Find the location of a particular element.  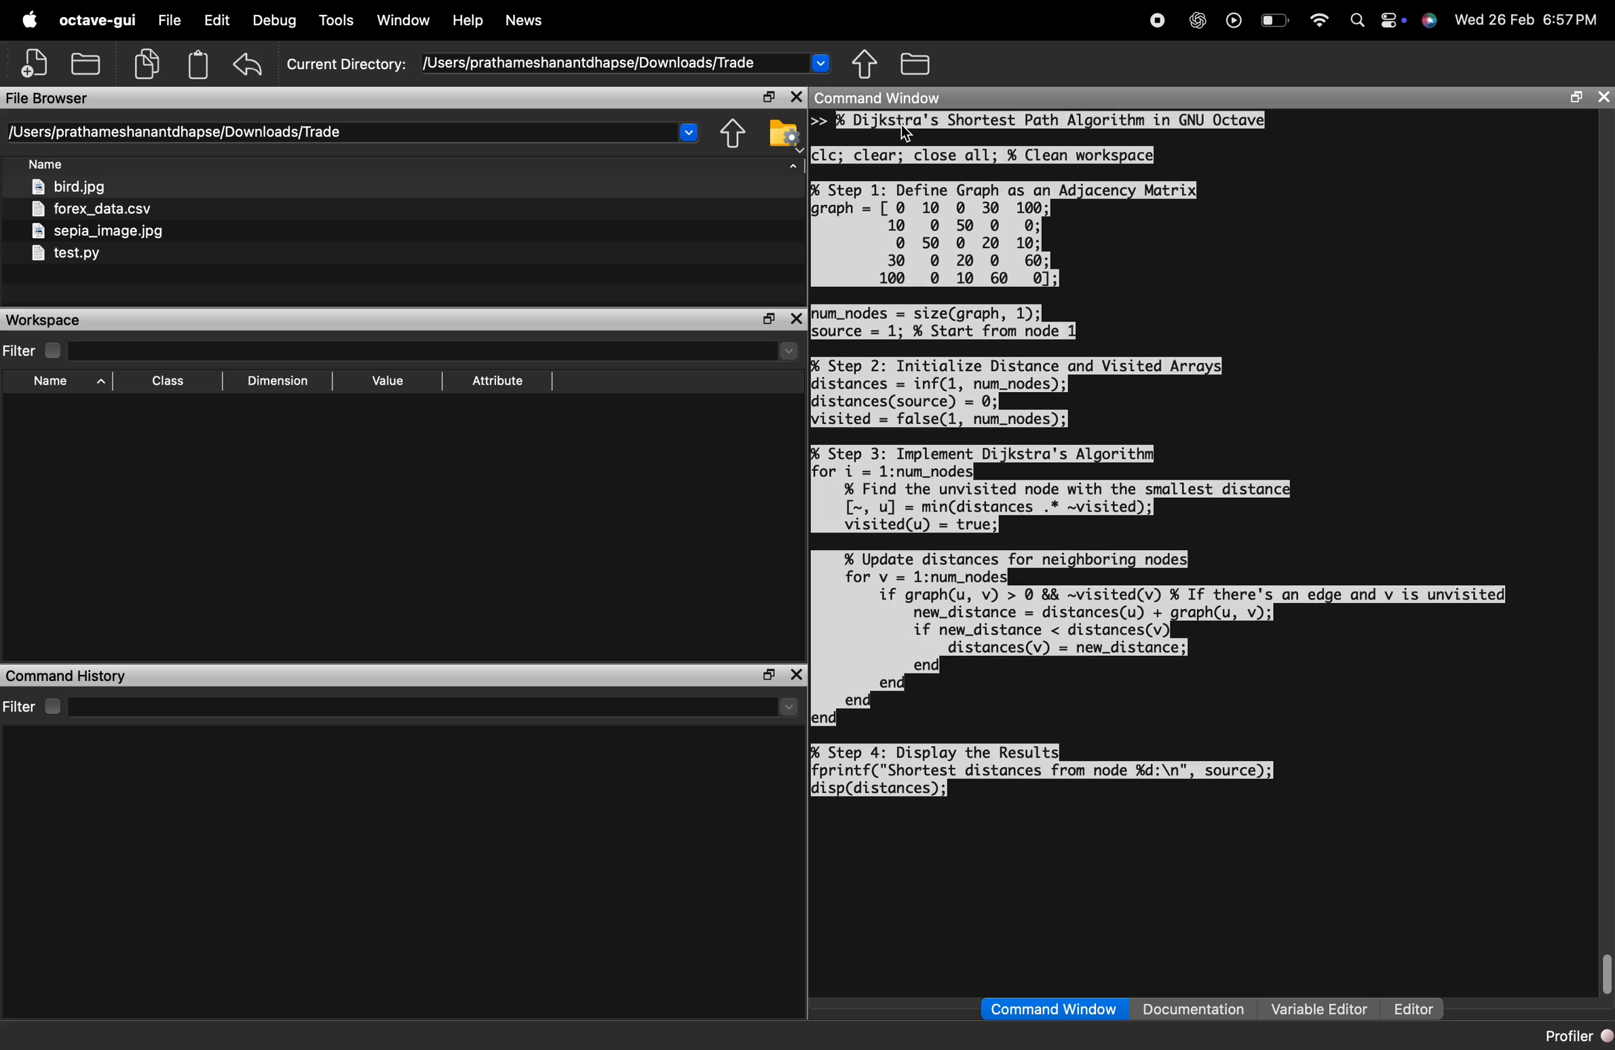

apple  is located at coordinates (29, 20).